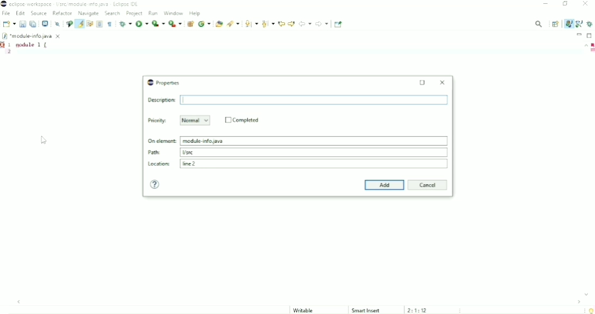 Image resolution: width=595 pixels, height=314 pixels. What do you see at coordinates (292, 23) in the screenshot?
I see `Next edit location` at bounding box center [292, 23].